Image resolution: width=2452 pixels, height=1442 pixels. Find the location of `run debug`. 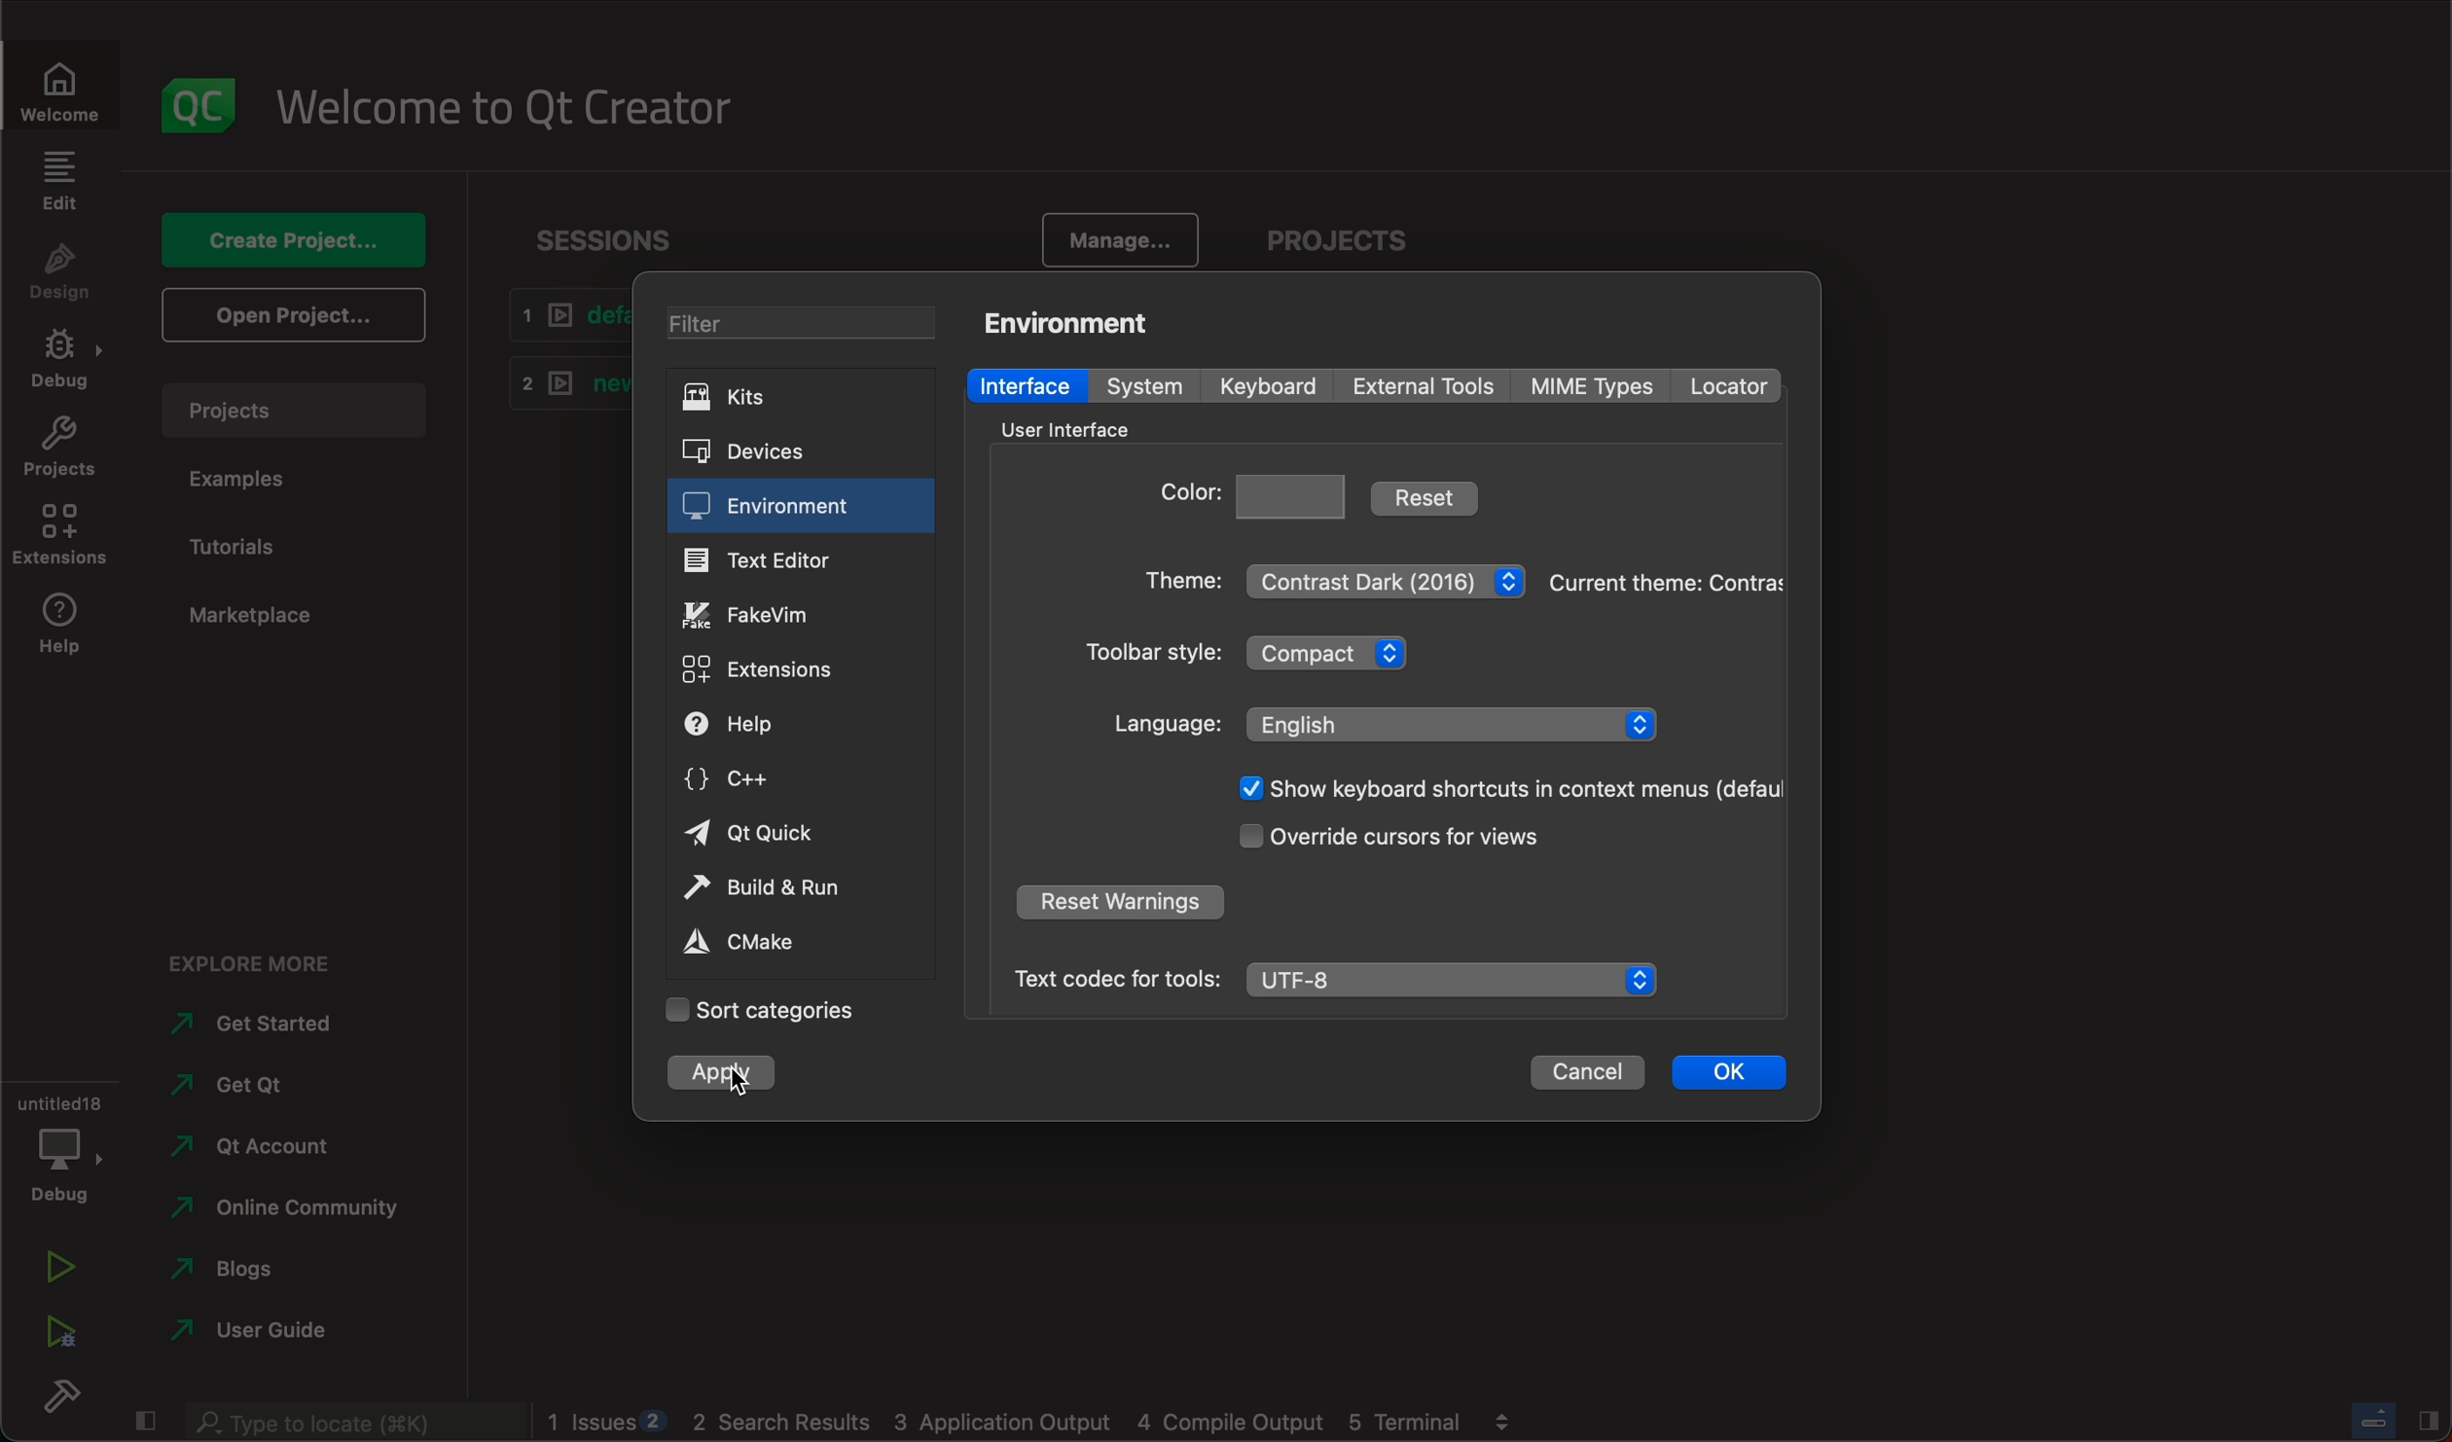

run debug is located at coordinates (57, 1334).